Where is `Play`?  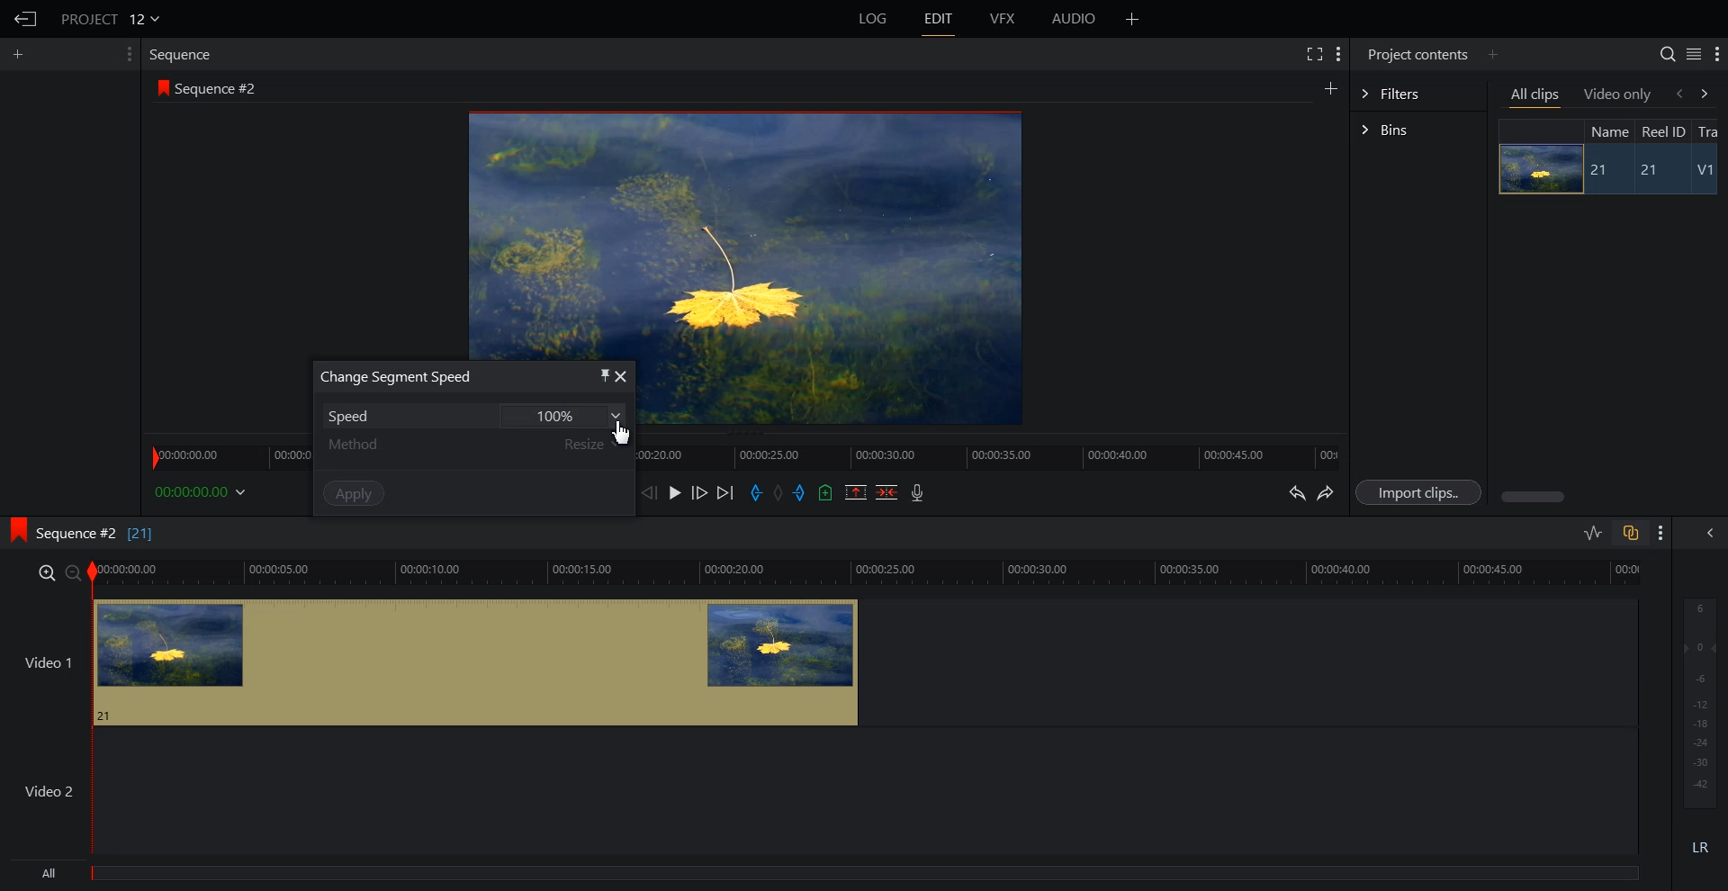 Play is located at coordinates (677, 492).